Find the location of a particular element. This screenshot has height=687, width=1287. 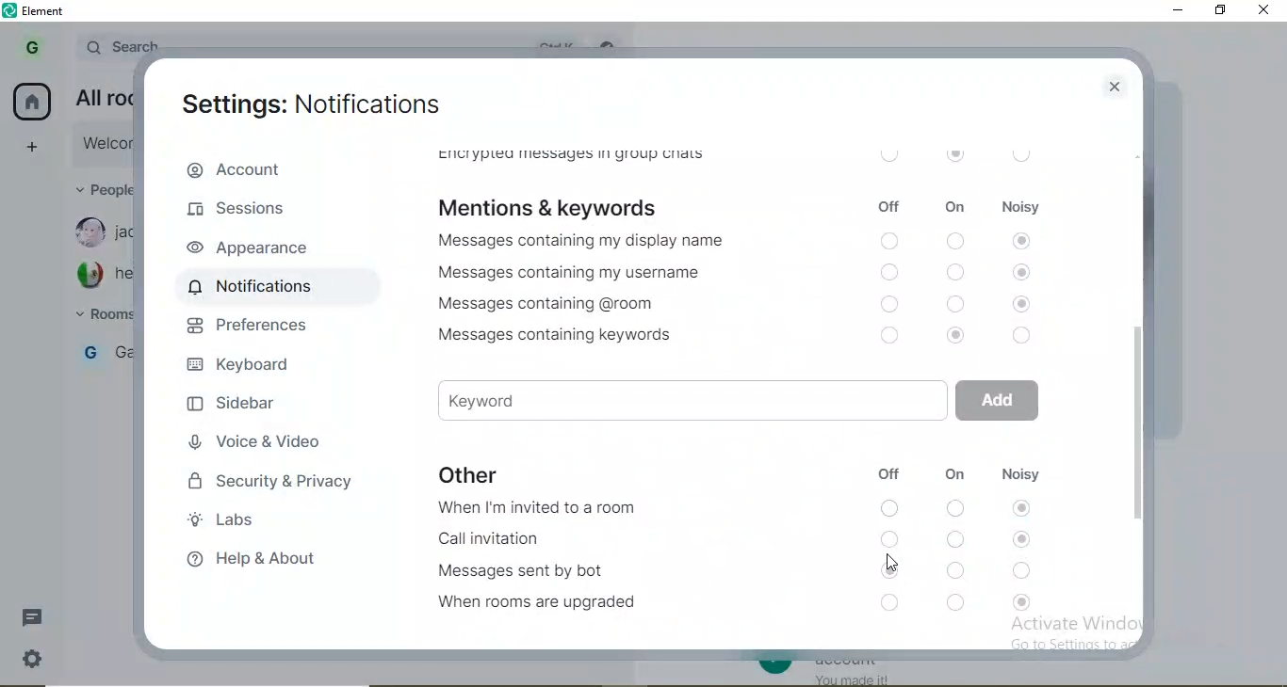

notifications is located at coordinates (266, 286).